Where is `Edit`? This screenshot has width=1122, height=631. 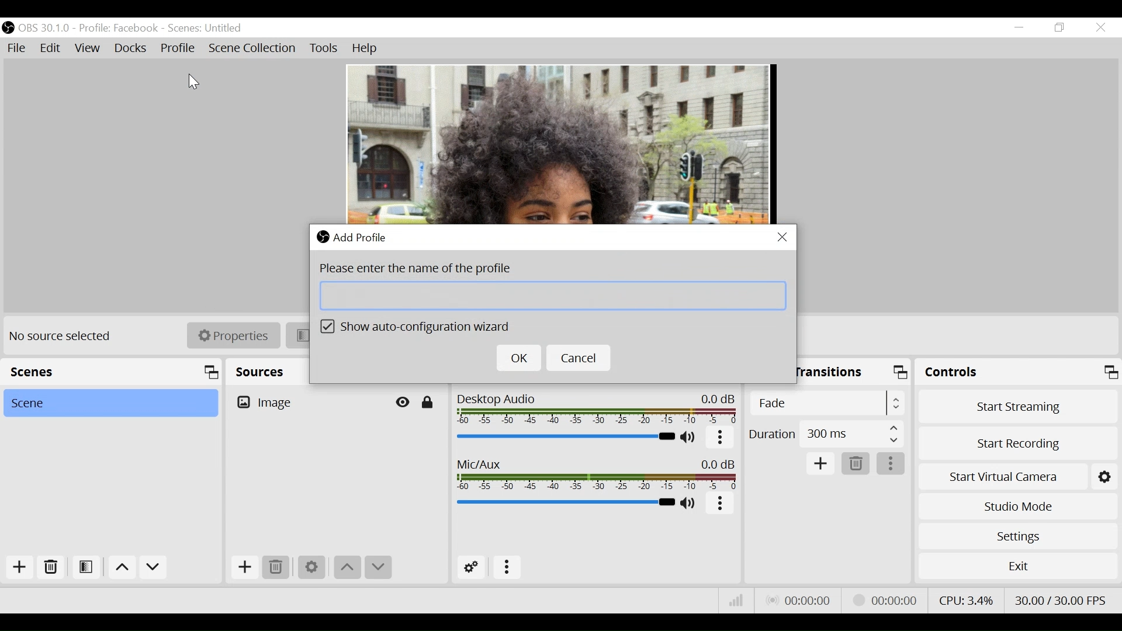
Edit is located at coordinates (51, 48).